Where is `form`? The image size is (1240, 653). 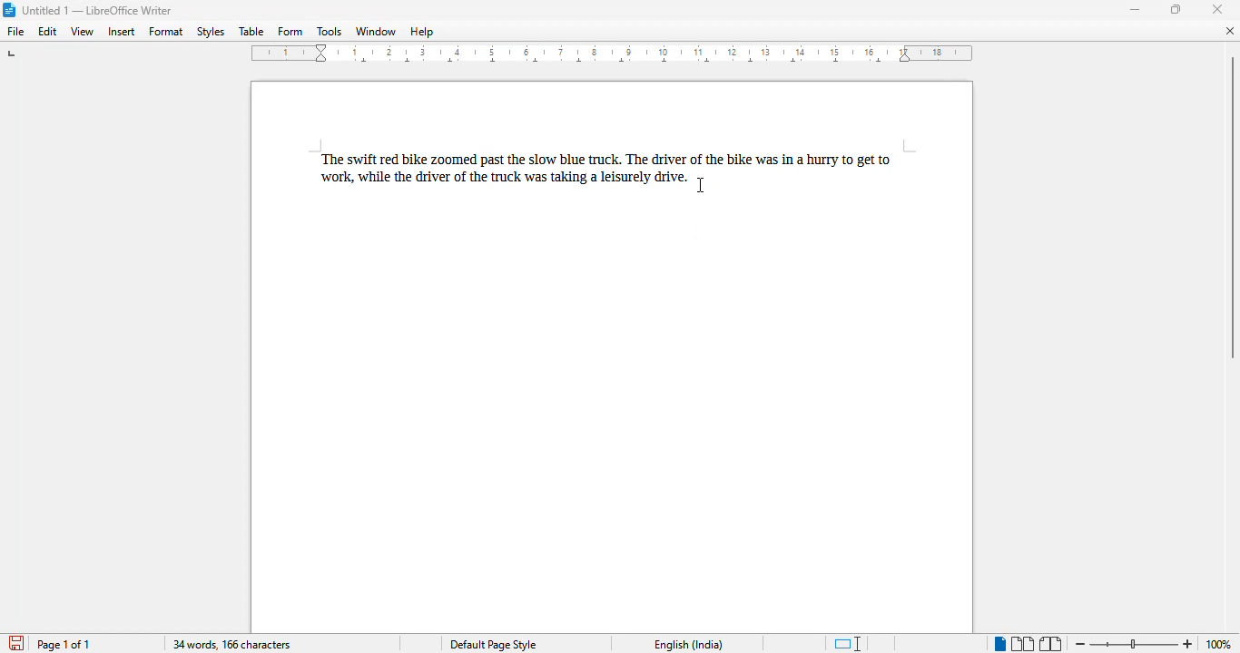
form is located at coordinates (290, 32).